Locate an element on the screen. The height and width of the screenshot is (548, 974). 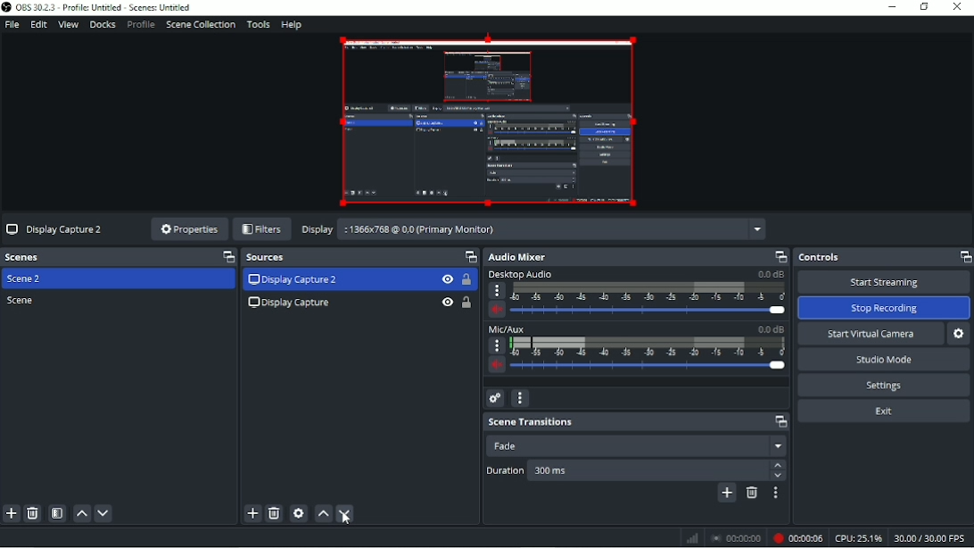
Start streaming is located at coordinates (883, 282).